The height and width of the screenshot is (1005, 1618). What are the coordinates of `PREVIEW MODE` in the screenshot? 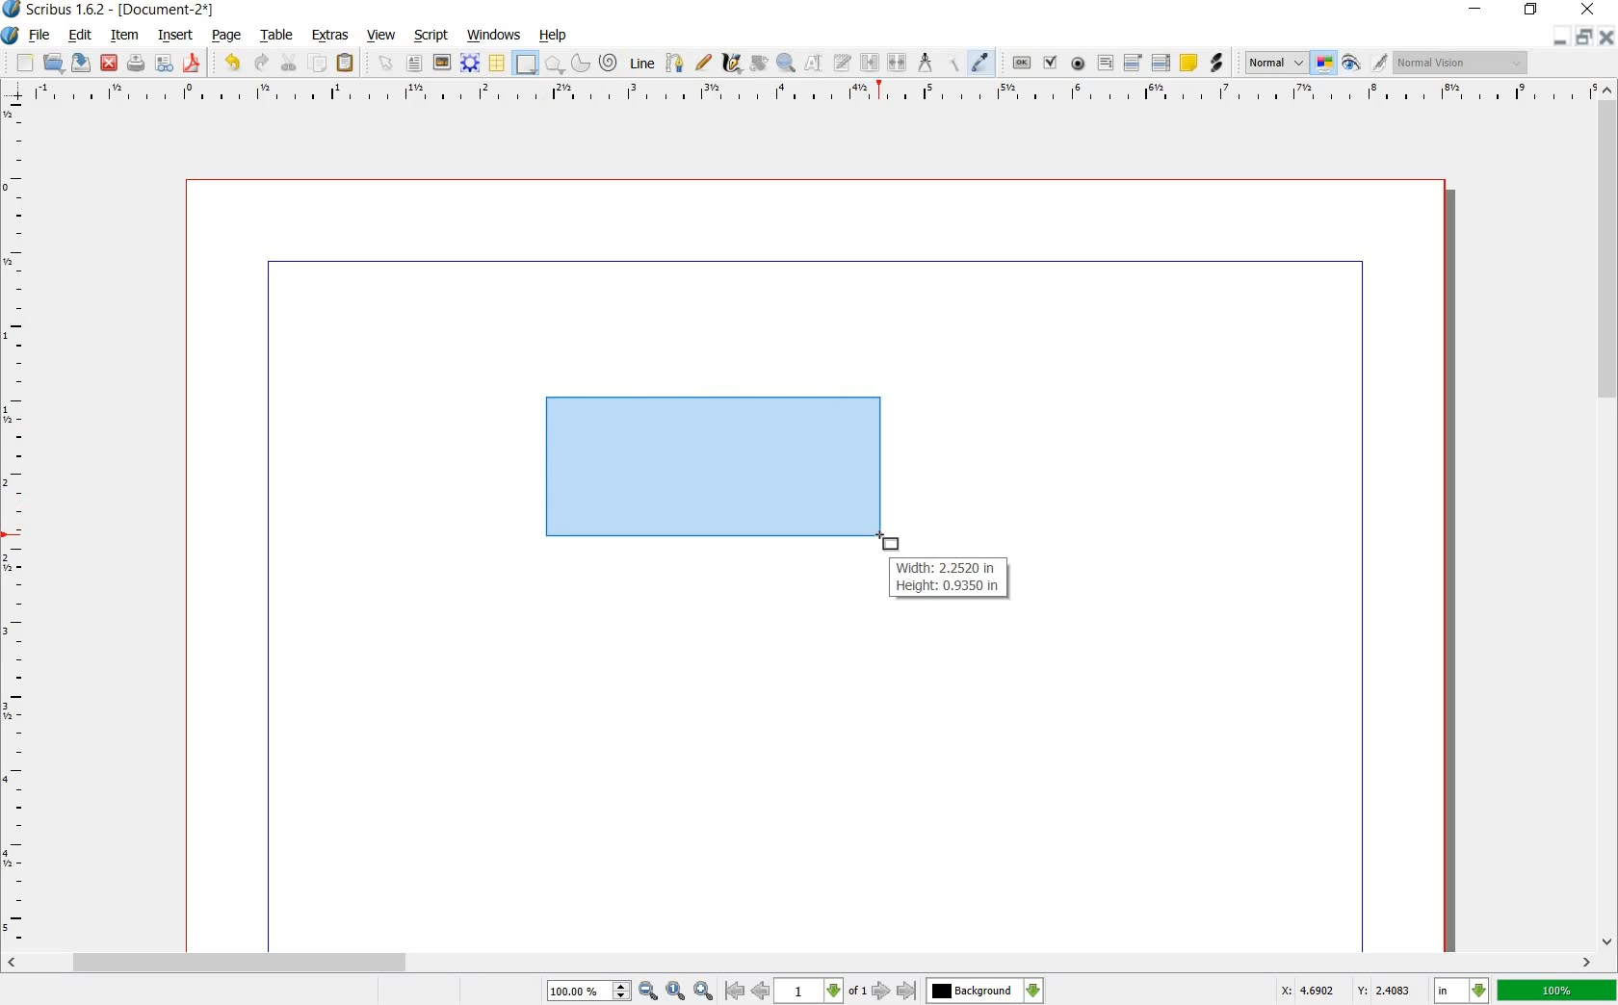 It's located at (1352, 64).